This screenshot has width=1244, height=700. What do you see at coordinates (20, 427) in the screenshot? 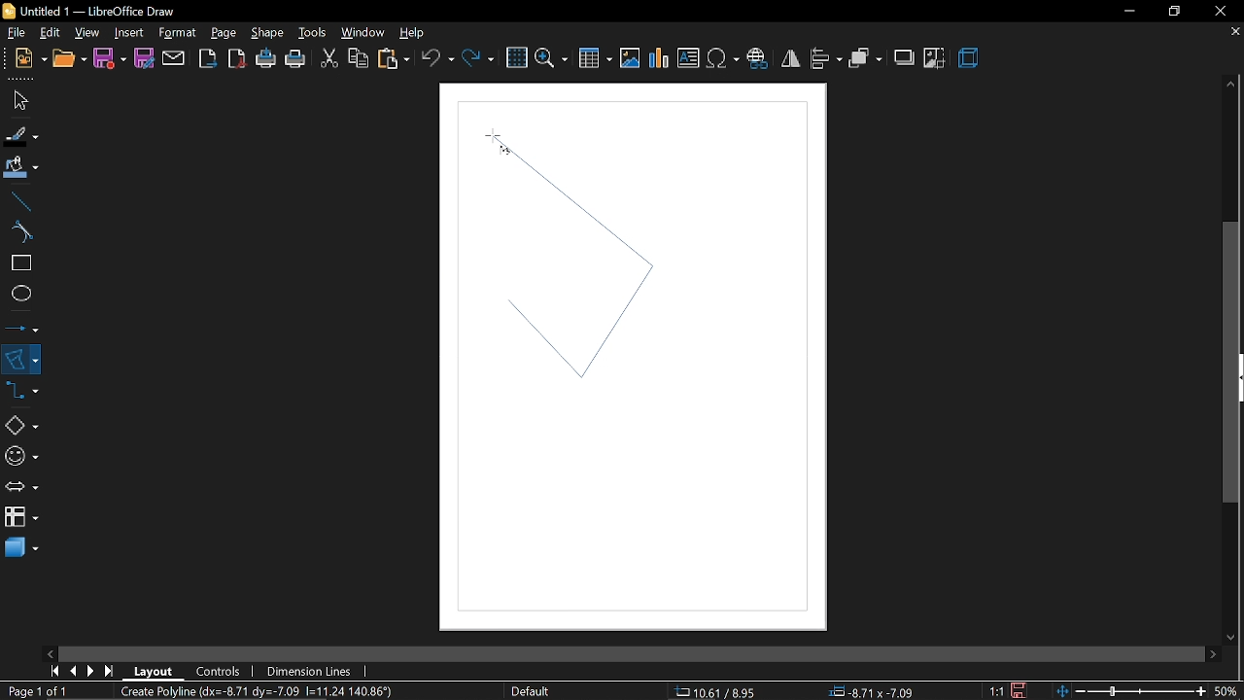
I see `basic shapes` at bounding box center [20, 427].